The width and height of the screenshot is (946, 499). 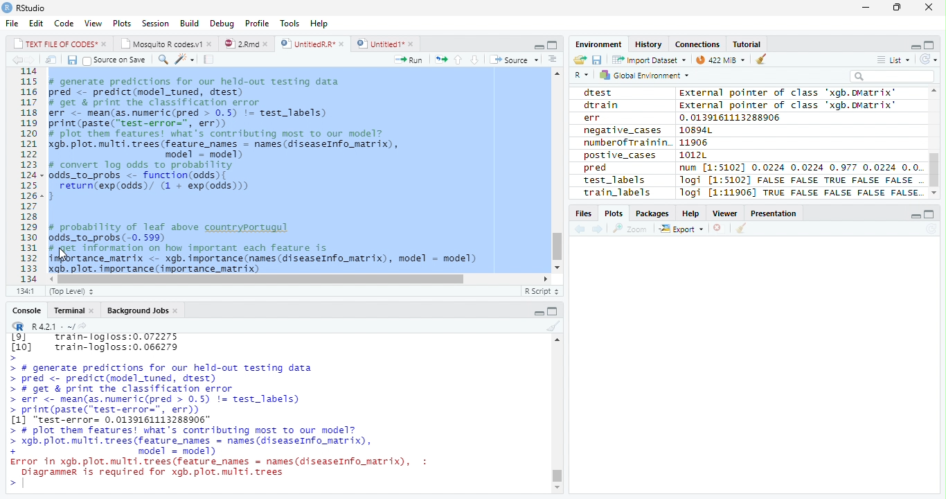 I want to click on Minimize, so click(x=913, y=45).